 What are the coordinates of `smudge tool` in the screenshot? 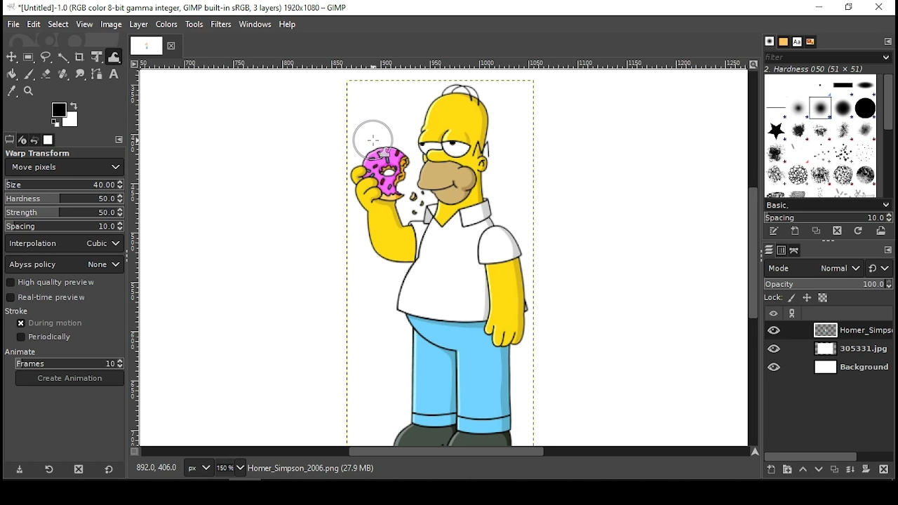 It's located at (81, 74).